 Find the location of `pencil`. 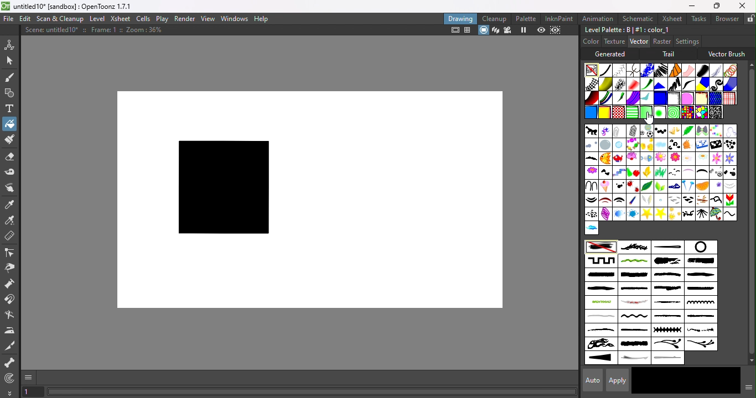

pencil is located at coordinates (631, 201).